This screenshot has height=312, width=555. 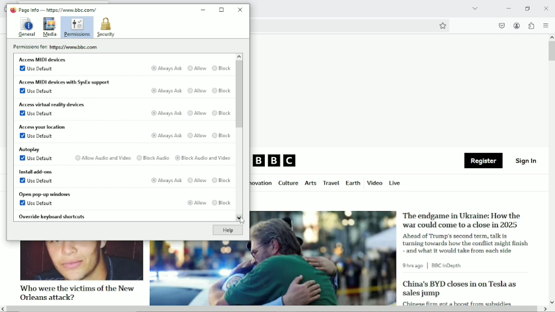 What do you see at coordinates (222, 203) in the screenshot?
I see `Block` at bounding box center [222, 203].